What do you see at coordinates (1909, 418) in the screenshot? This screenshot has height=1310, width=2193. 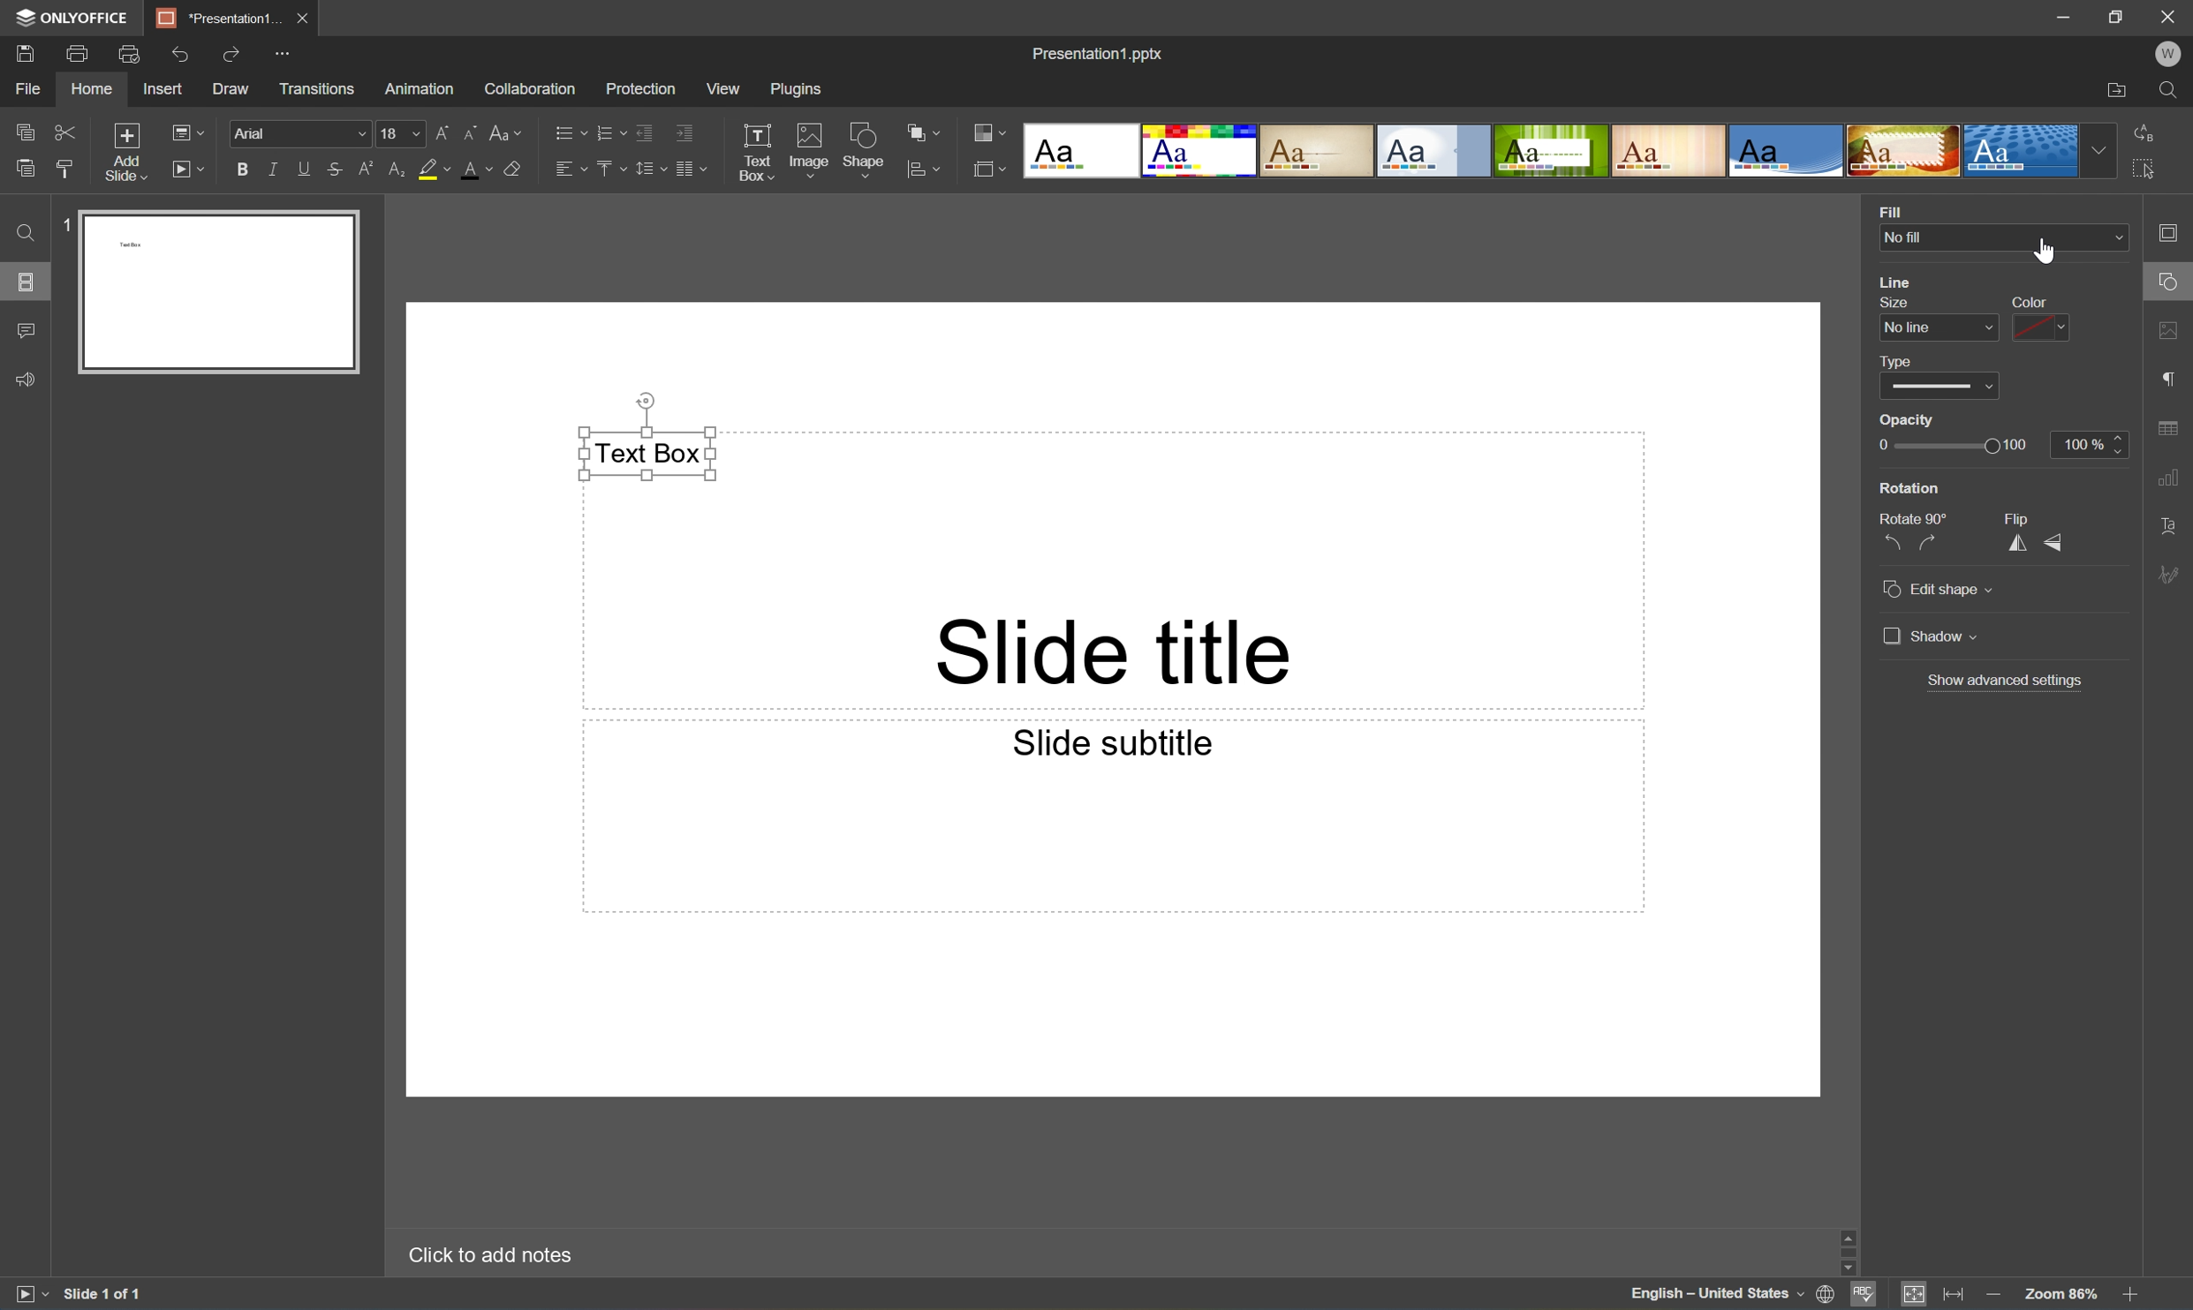 I see `Opacity` at bounding box center [1909, 418].